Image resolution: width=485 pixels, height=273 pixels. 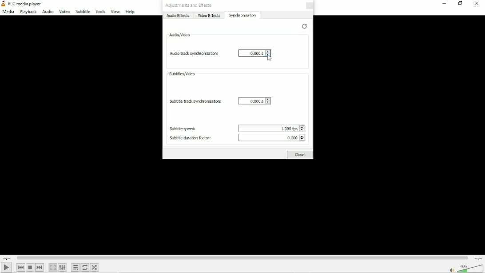 I want to click on Toggle playlist, so click(x=75, y=267).